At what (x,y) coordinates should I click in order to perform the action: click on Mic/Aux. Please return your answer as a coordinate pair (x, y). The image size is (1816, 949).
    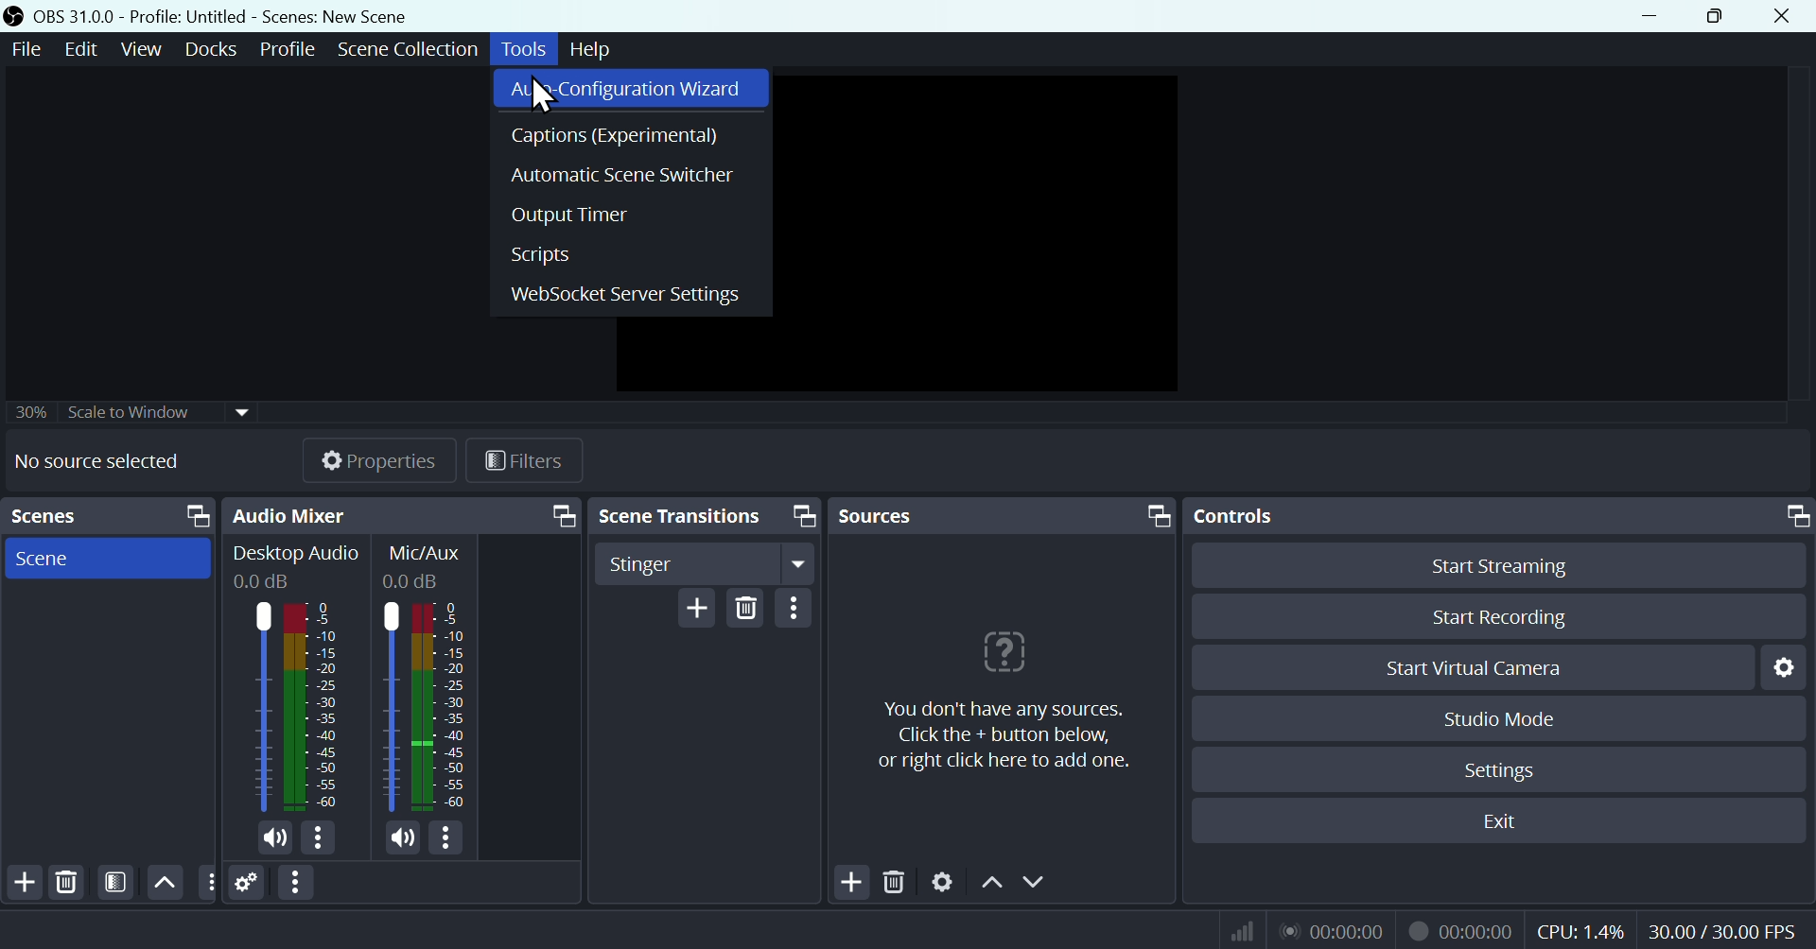
    Looking at the image, I should click on (428, 678).